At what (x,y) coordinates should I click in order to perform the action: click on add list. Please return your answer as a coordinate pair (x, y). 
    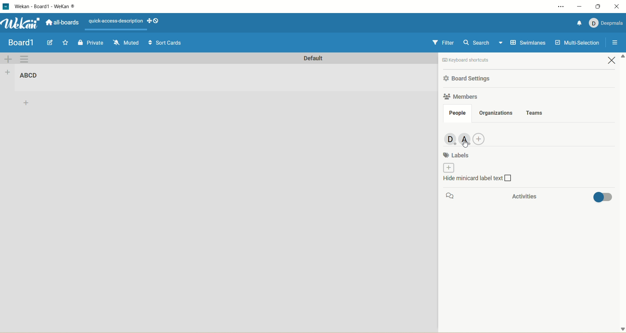
    Looking at the image, I should click on (7, 72).